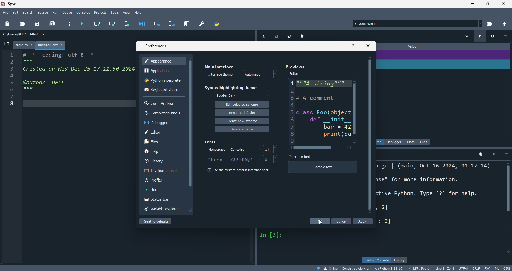 The image size is (512, 271). What do you see at coordinates (372, 268) in the screenshot?
I see `Conda: spyder-runtime (Python 3.11.10)` at bounding box center [372, 268].